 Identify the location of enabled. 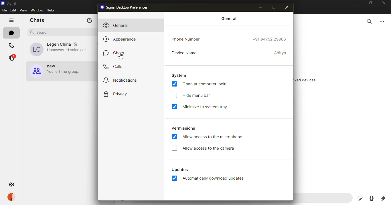
(174, 84).